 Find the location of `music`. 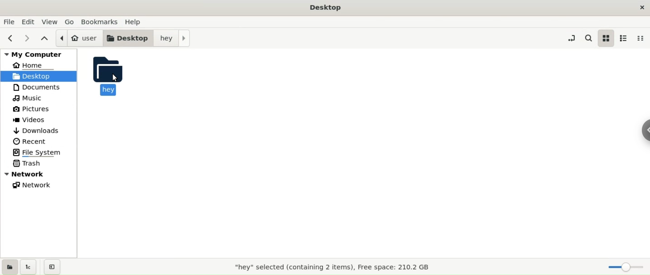

music is located at coordinates (28, 98).